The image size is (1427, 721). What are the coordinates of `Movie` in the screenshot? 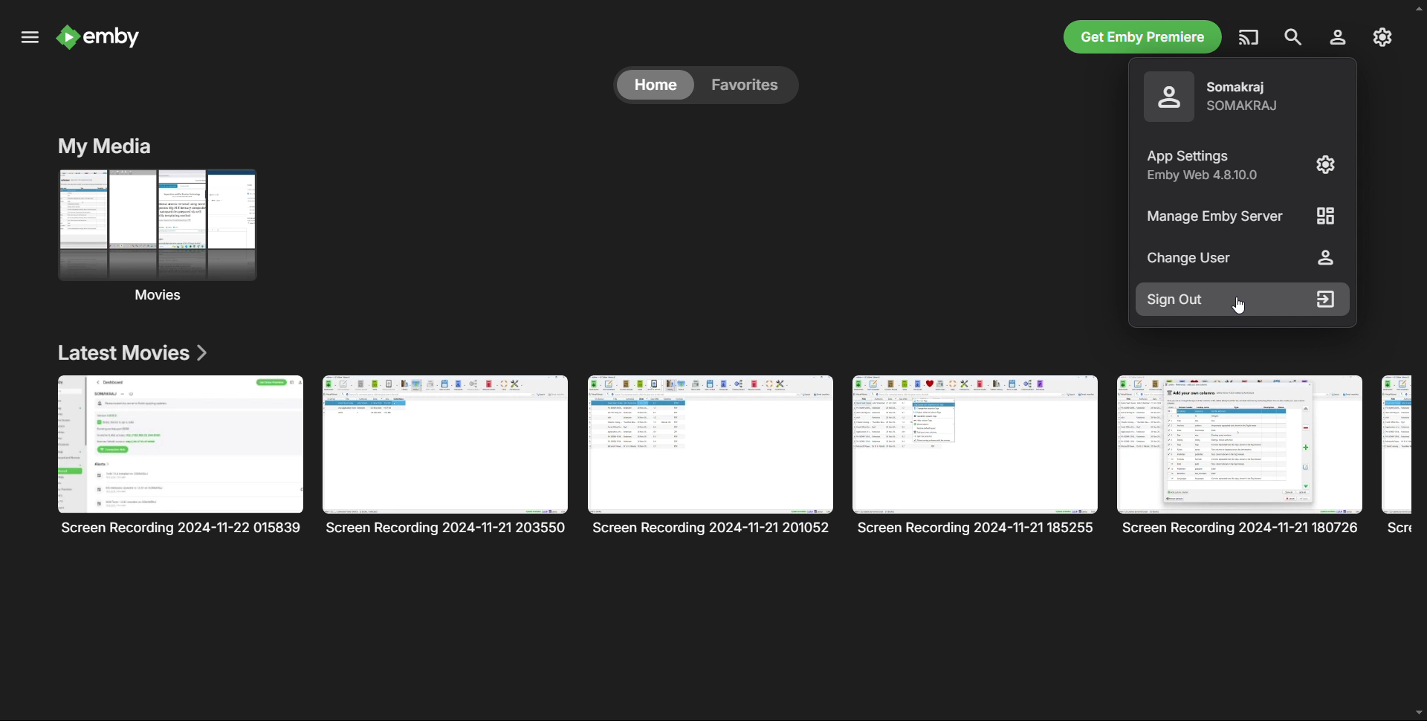 It's located at (1240, 456).